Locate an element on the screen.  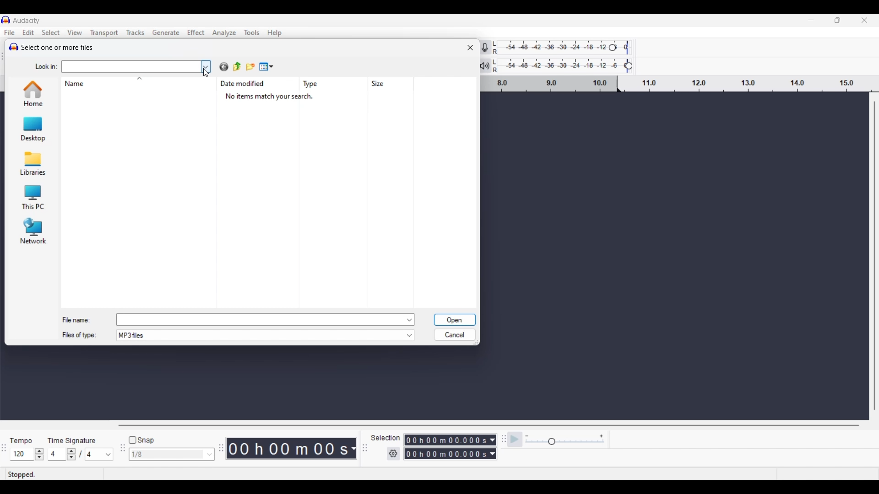
Playback meter is located at coordinates (490, 65).